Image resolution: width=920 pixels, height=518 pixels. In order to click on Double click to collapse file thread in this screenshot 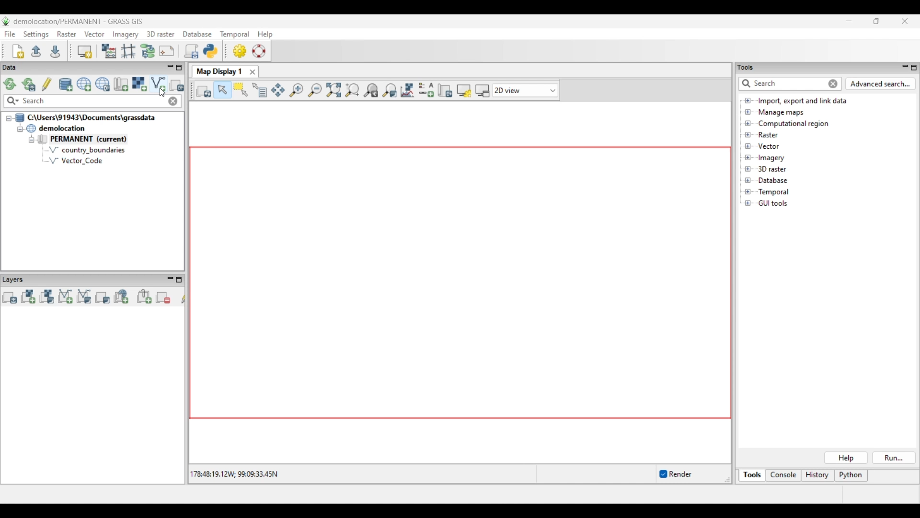, I will do `click(85, 118)`.